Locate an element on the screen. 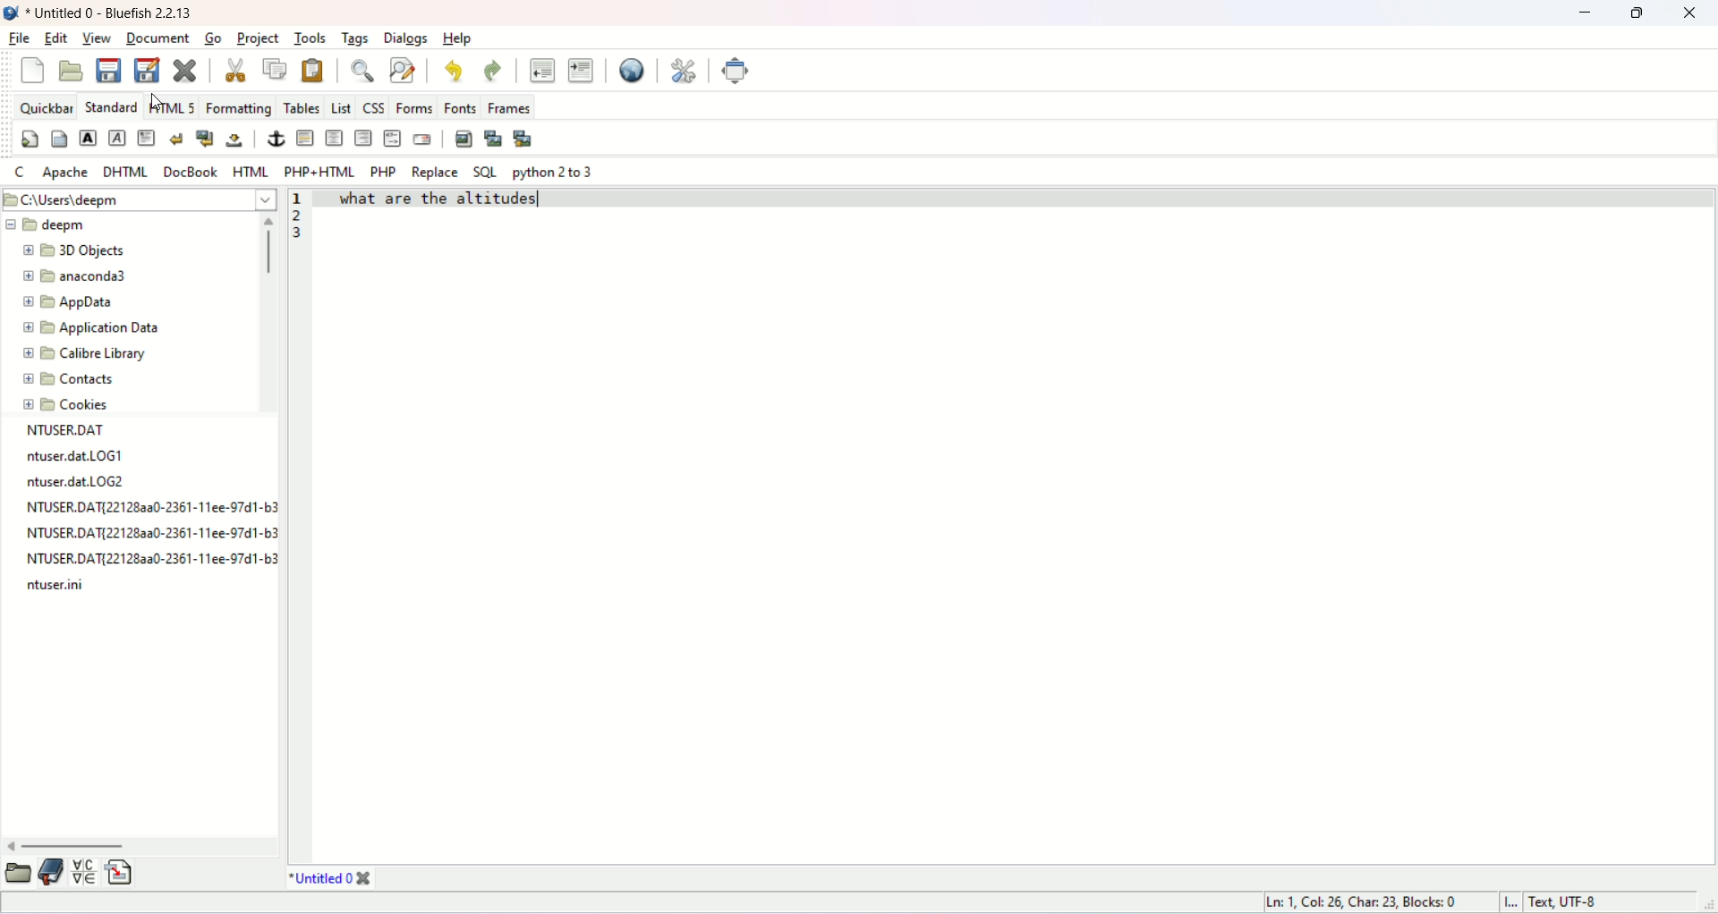 The image size is (1718, 914). title is located at coordinates (111, 14).